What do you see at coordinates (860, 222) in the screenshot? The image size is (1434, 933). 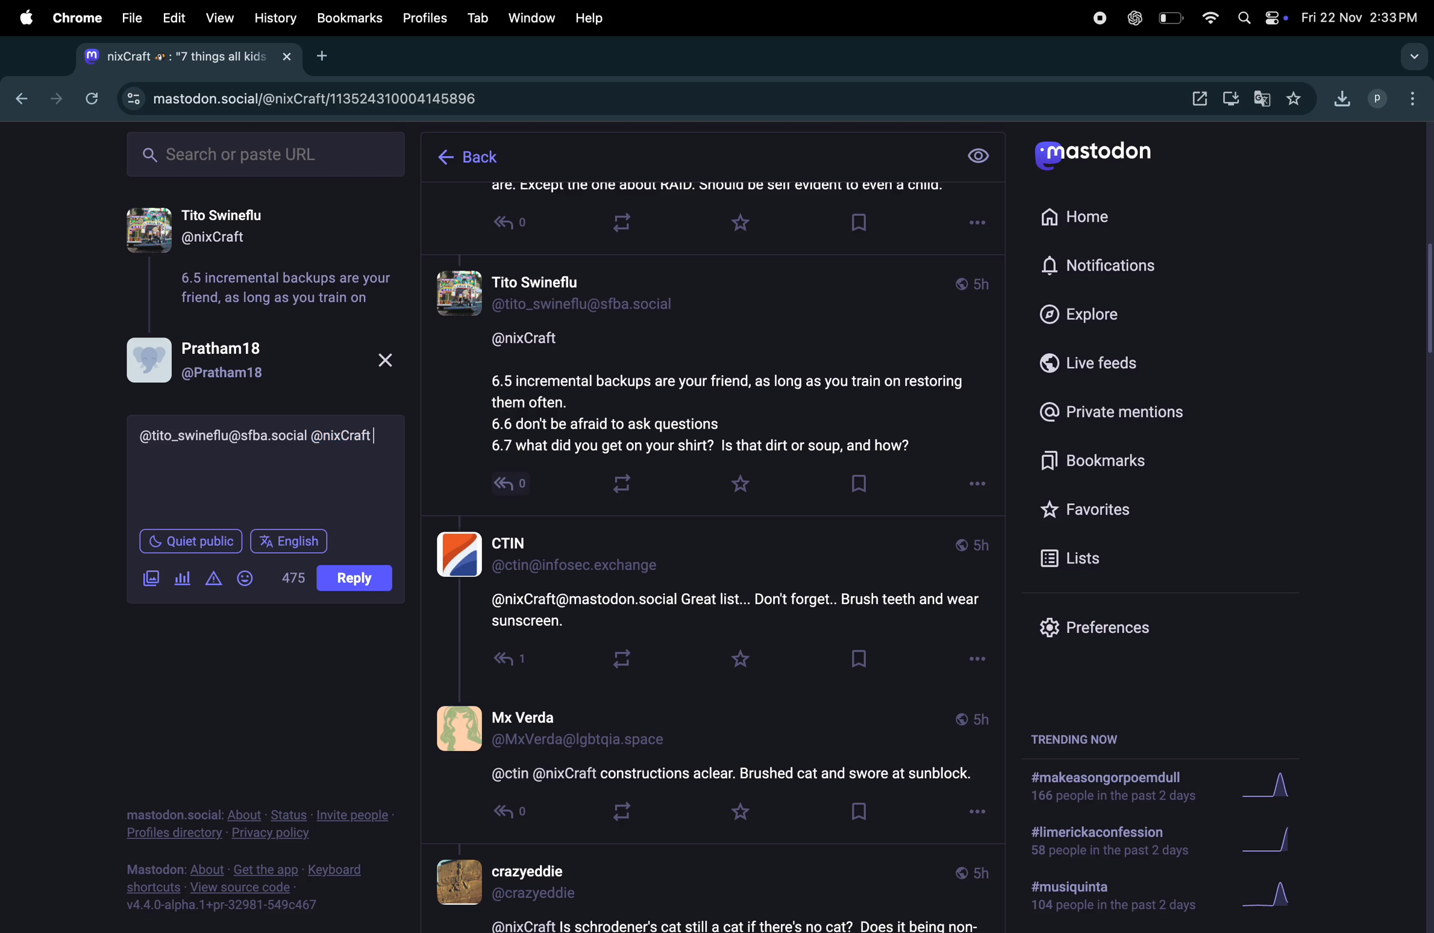 I see `Bookmark` at bounding box center [860, 222].